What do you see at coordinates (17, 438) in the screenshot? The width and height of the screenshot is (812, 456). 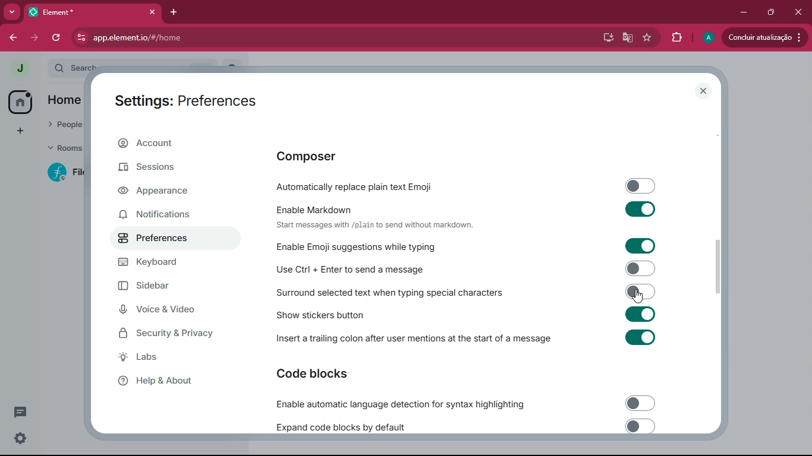 I see `settings` at bounding box center [17, 438].